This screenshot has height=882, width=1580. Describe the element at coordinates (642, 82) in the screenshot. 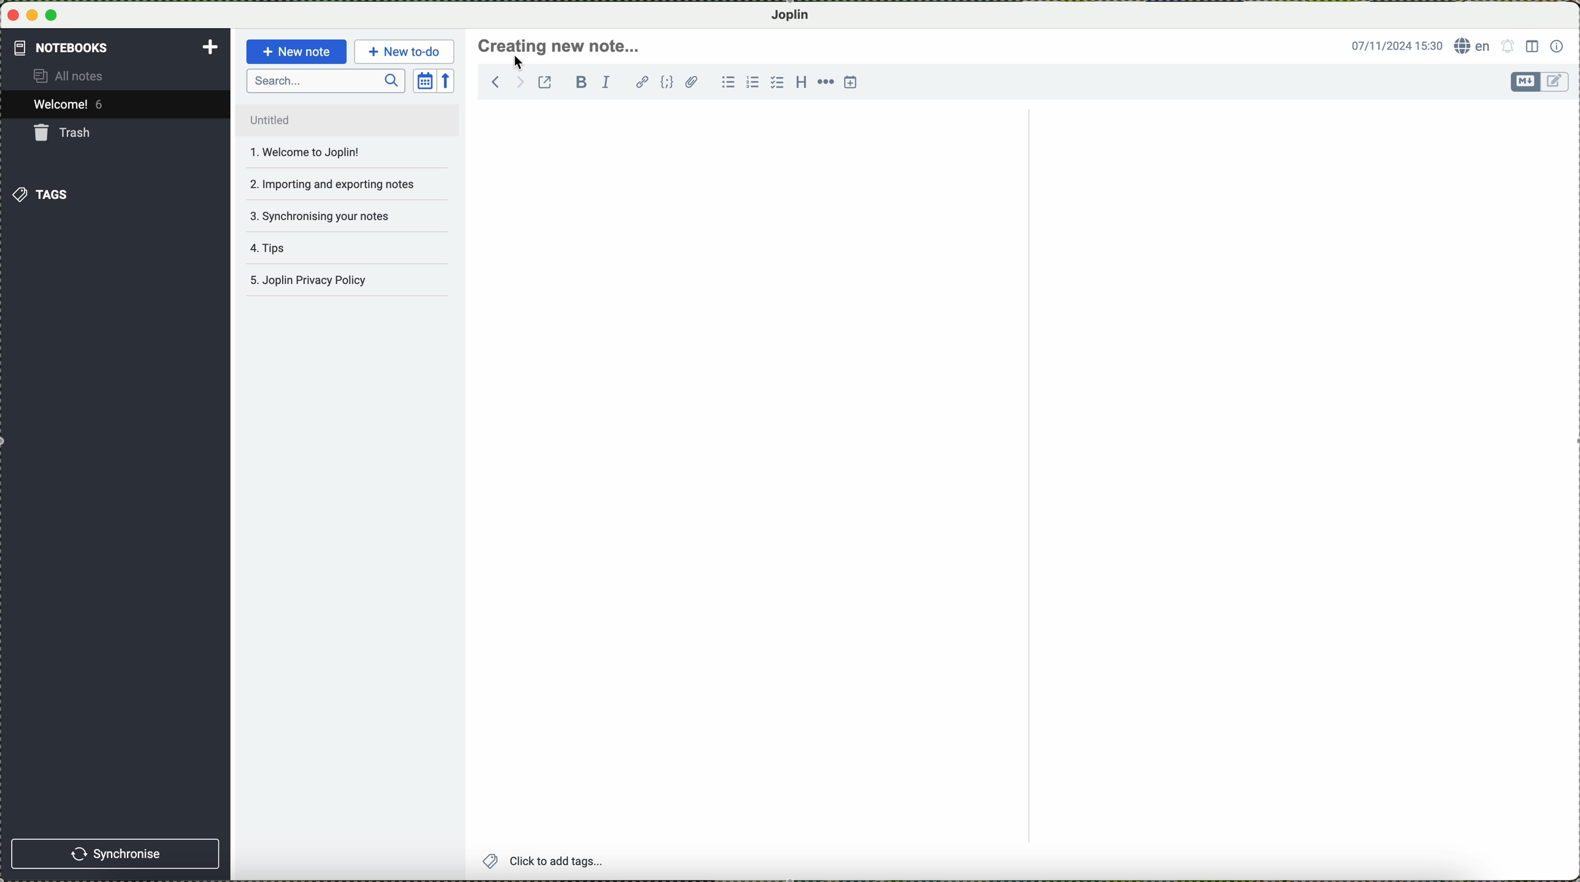

I see `hyperlink` at that location.